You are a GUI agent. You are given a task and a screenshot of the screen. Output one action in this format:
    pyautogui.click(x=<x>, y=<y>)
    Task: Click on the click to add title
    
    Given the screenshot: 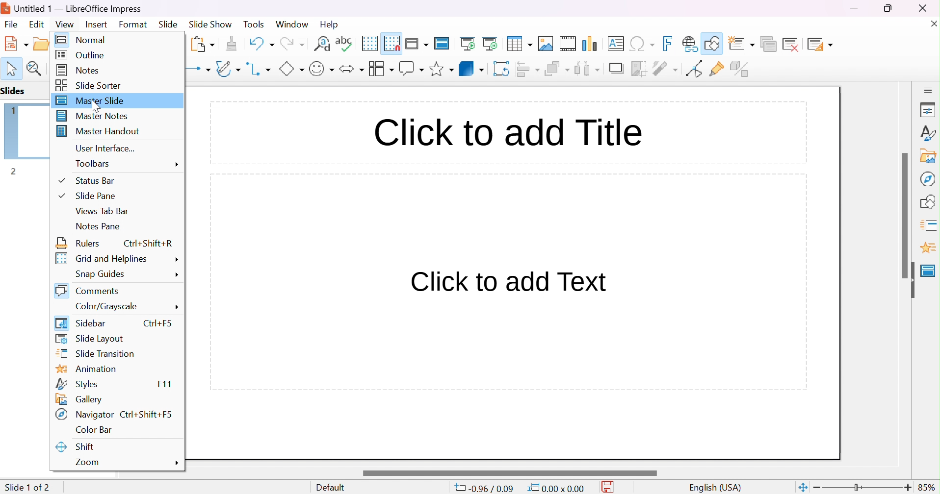 What is the action you would take?
    pyautogui.click(x=507, y=130)
    